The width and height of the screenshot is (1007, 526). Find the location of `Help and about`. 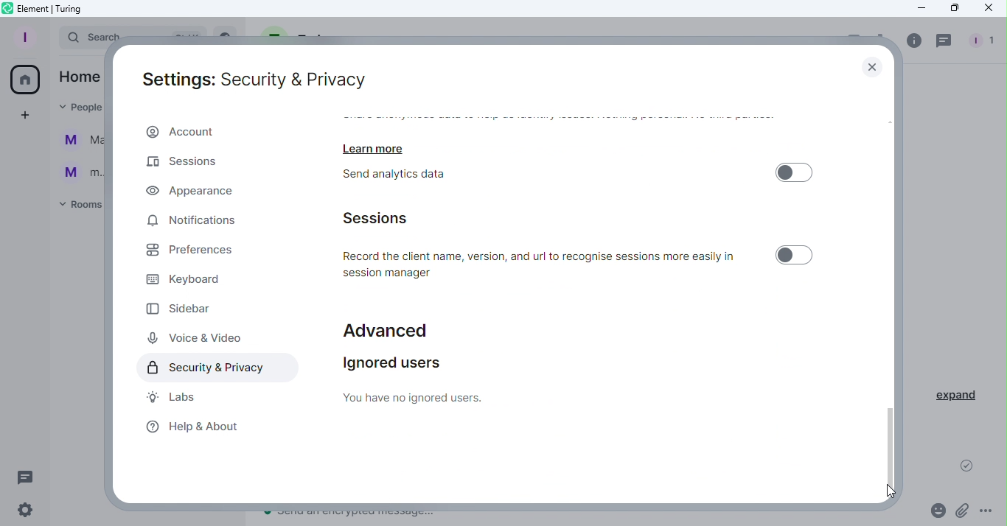

Help and about is located at coordinates (195, 429).